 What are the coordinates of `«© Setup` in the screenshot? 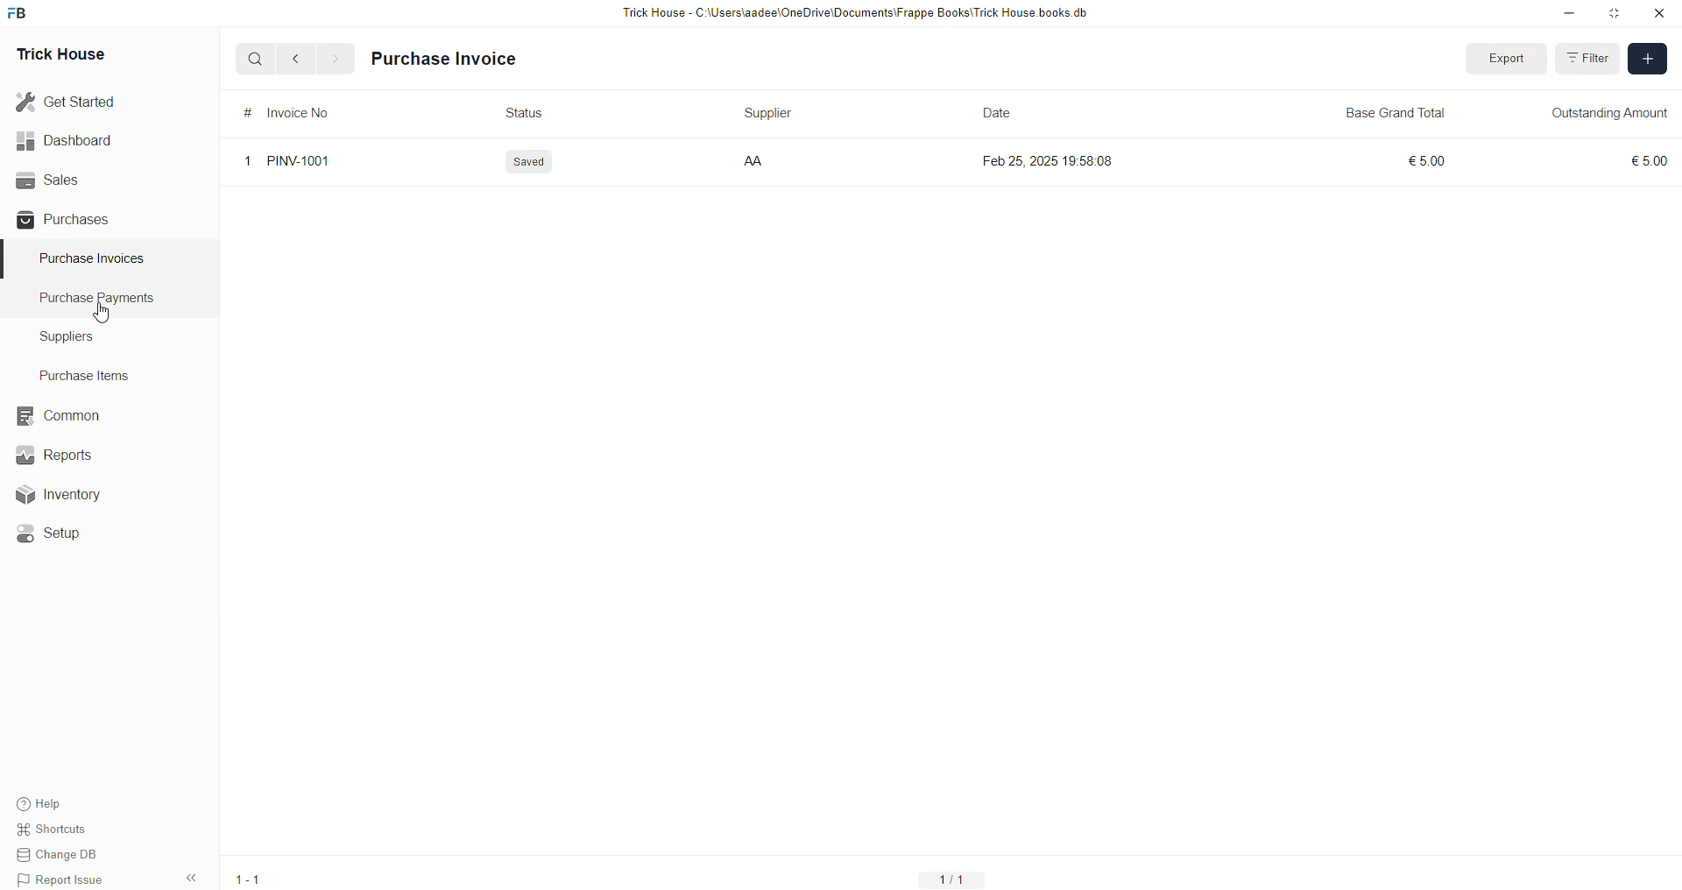 It's located at (54, 533).